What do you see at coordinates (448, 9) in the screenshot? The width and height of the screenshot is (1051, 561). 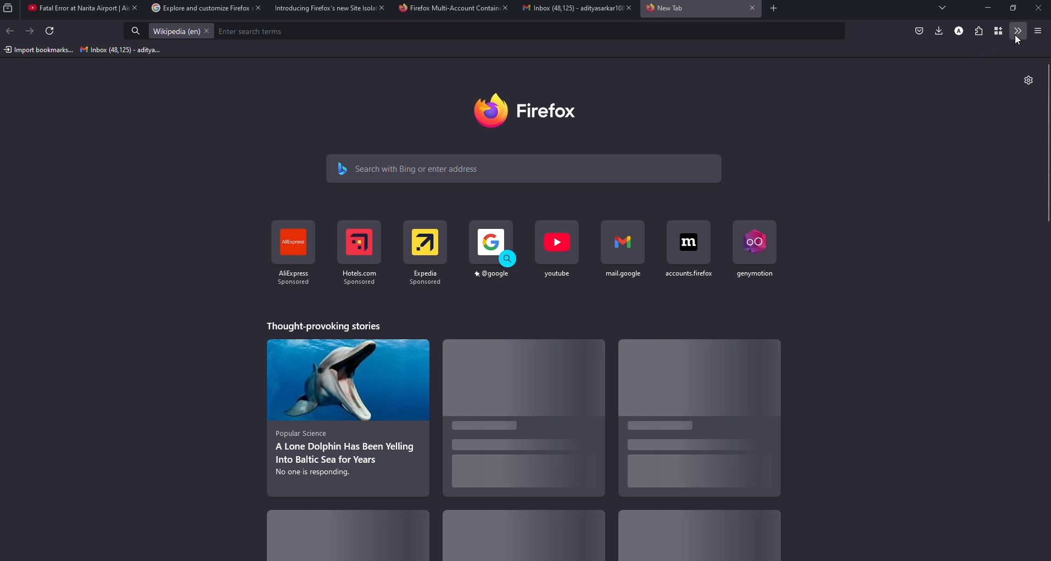 I see `tab` at bounding box center [448, 9].